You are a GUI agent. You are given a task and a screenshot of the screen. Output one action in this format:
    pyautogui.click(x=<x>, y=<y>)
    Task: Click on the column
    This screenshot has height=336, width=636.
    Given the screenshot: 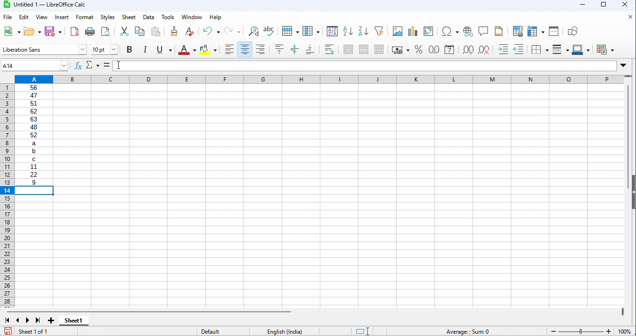 What is the action you would take?
    pyautogui.click(x=311, y=30)
    